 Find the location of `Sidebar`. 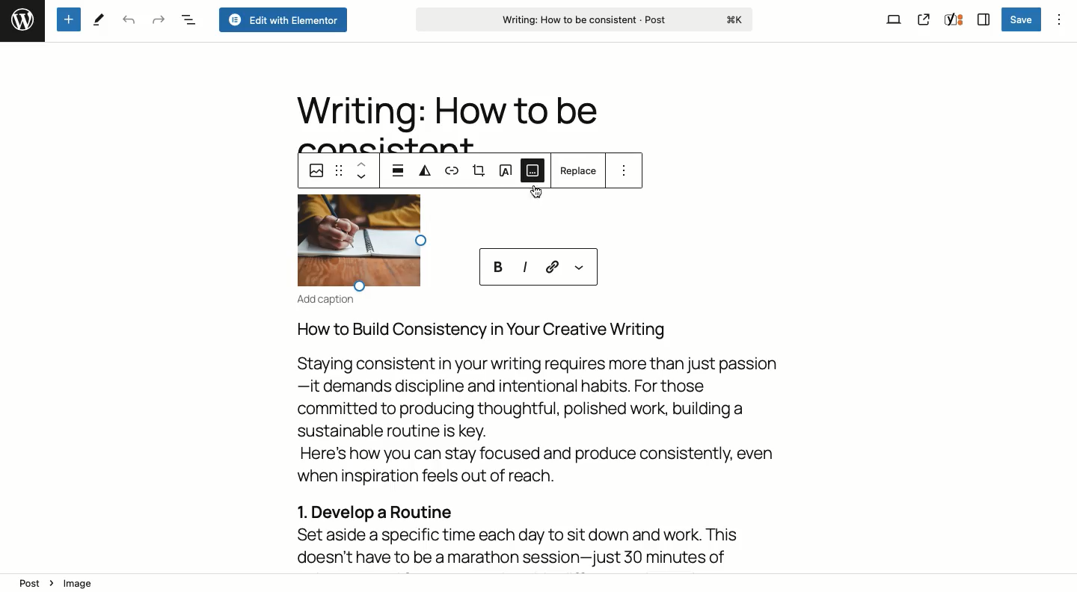

Sidebar is located at coordinates (981, 20).